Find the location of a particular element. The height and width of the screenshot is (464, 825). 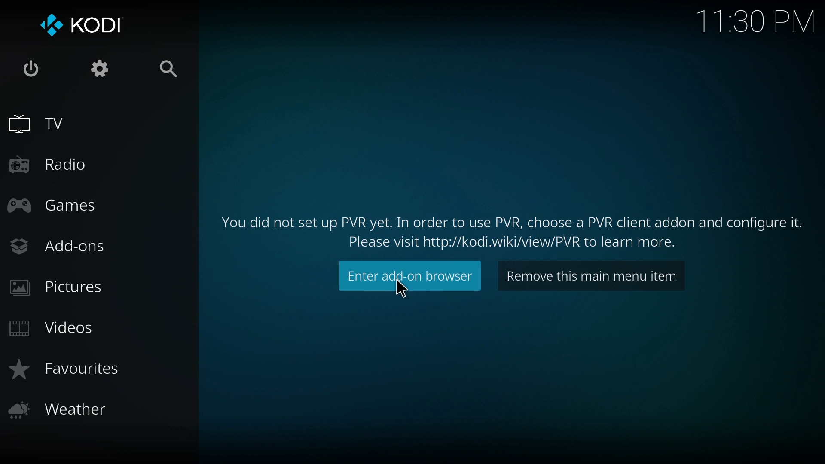

Remove this main menu item is located at coordinates (593, 277).